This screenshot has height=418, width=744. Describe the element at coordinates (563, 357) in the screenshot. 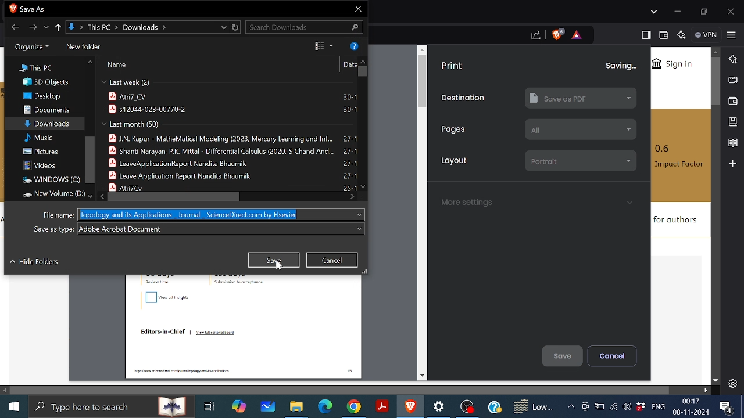

I see `Save` at that location.